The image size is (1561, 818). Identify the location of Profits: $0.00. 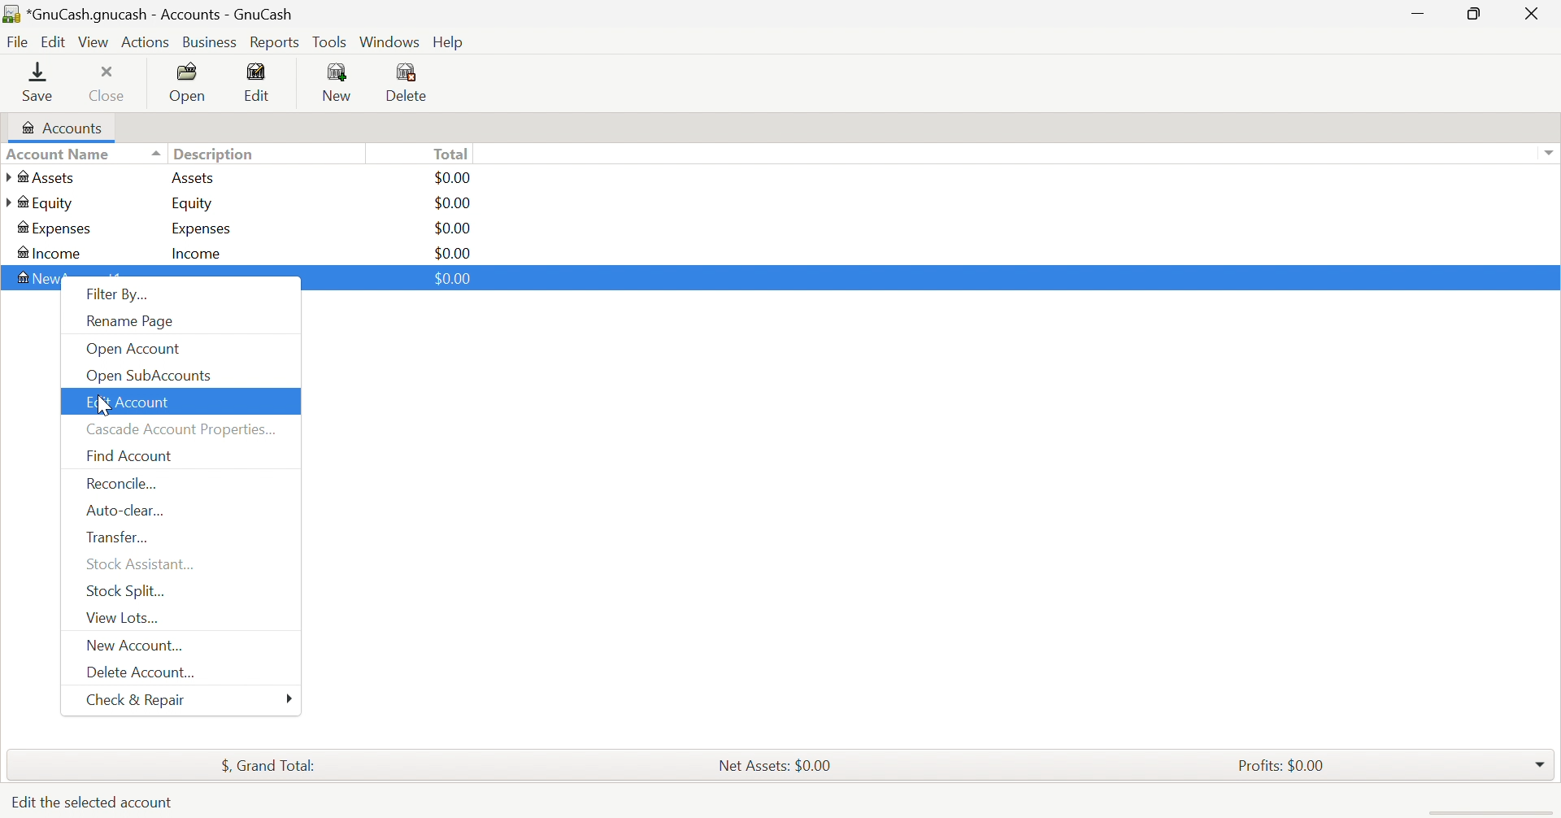
(1281, 764).